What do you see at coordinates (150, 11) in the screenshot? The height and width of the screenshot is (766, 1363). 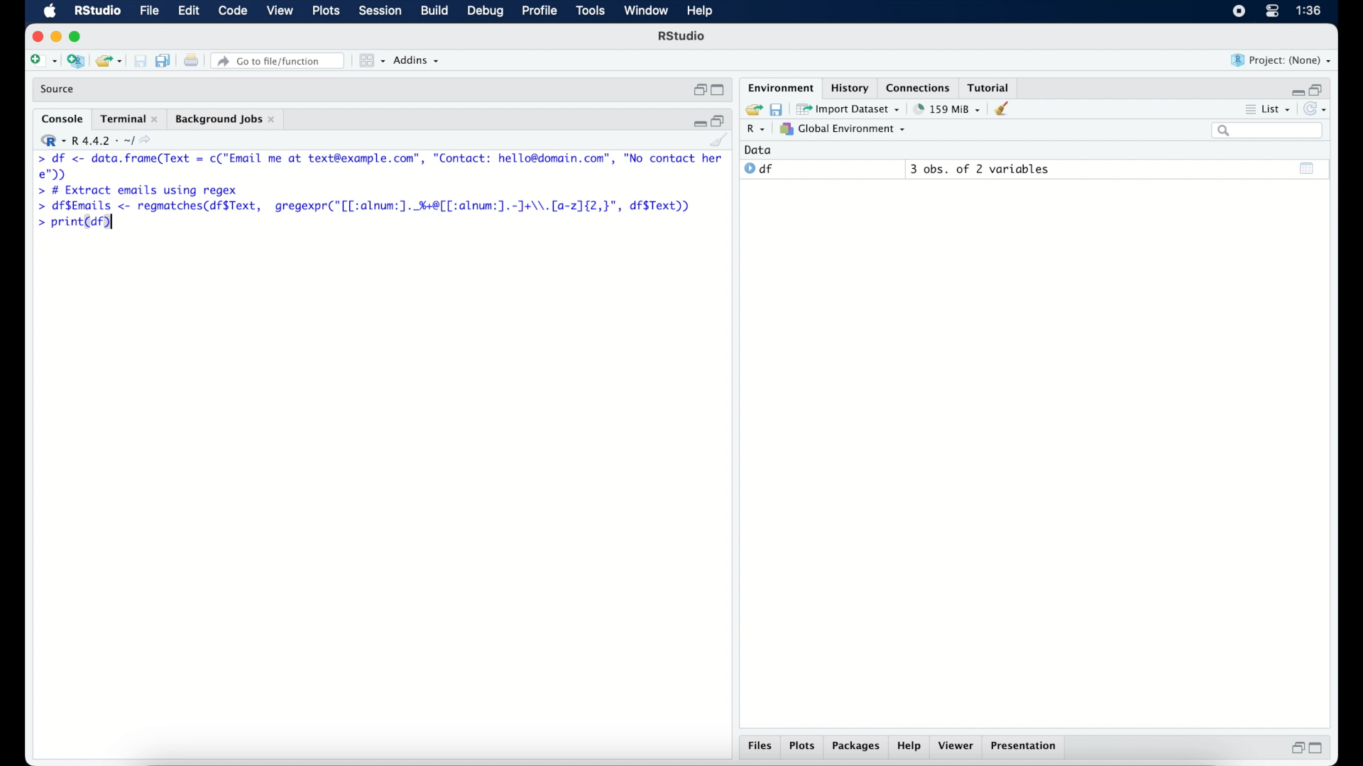 I see `file` at bounding box center [150, 11].